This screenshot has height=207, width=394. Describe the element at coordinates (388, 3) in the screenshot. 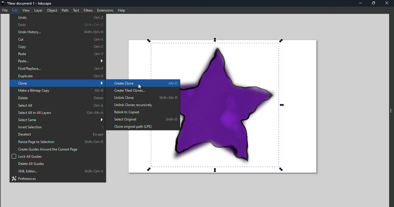

I see `Close` at that location.